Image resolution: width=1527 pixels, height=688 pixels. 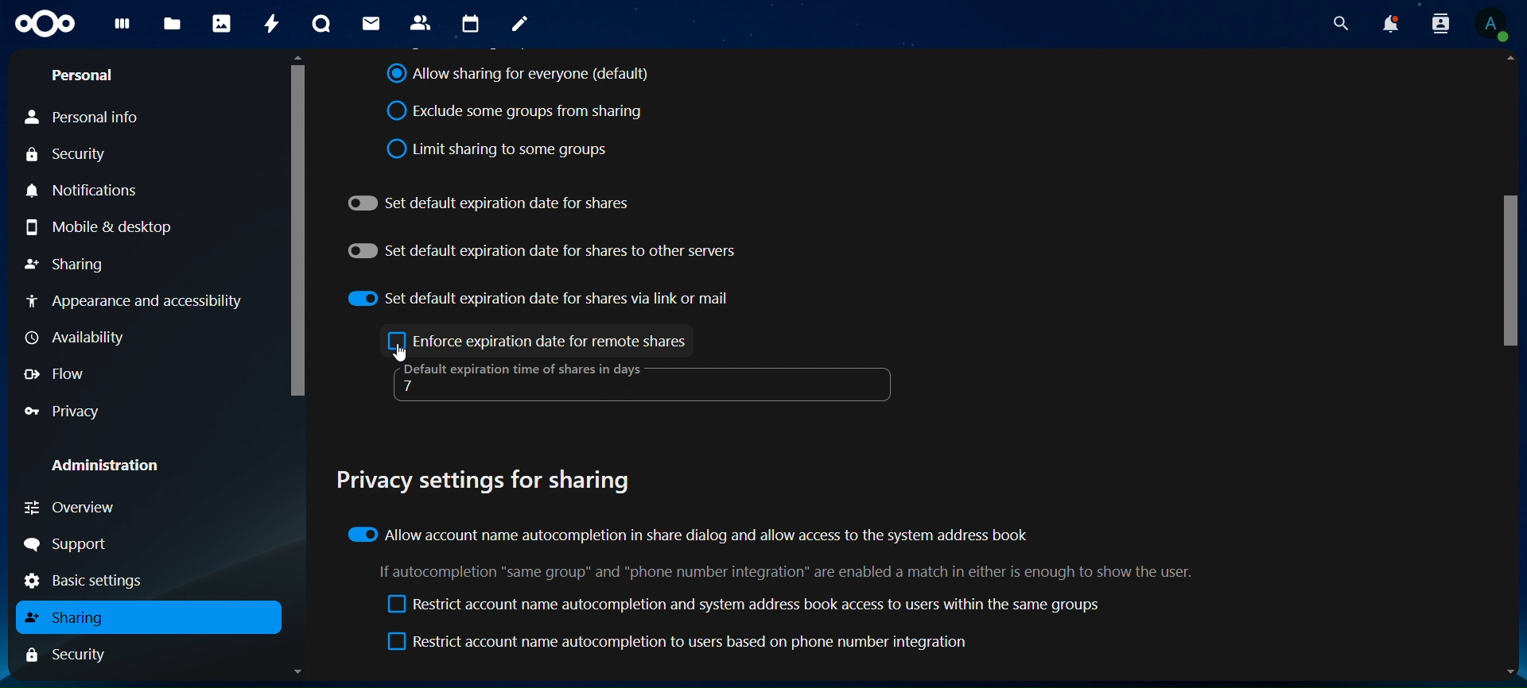 What do you see at coordinates (1392, 24) in the screenshot?
I see `notifications` at bounding box center [1392, 24].